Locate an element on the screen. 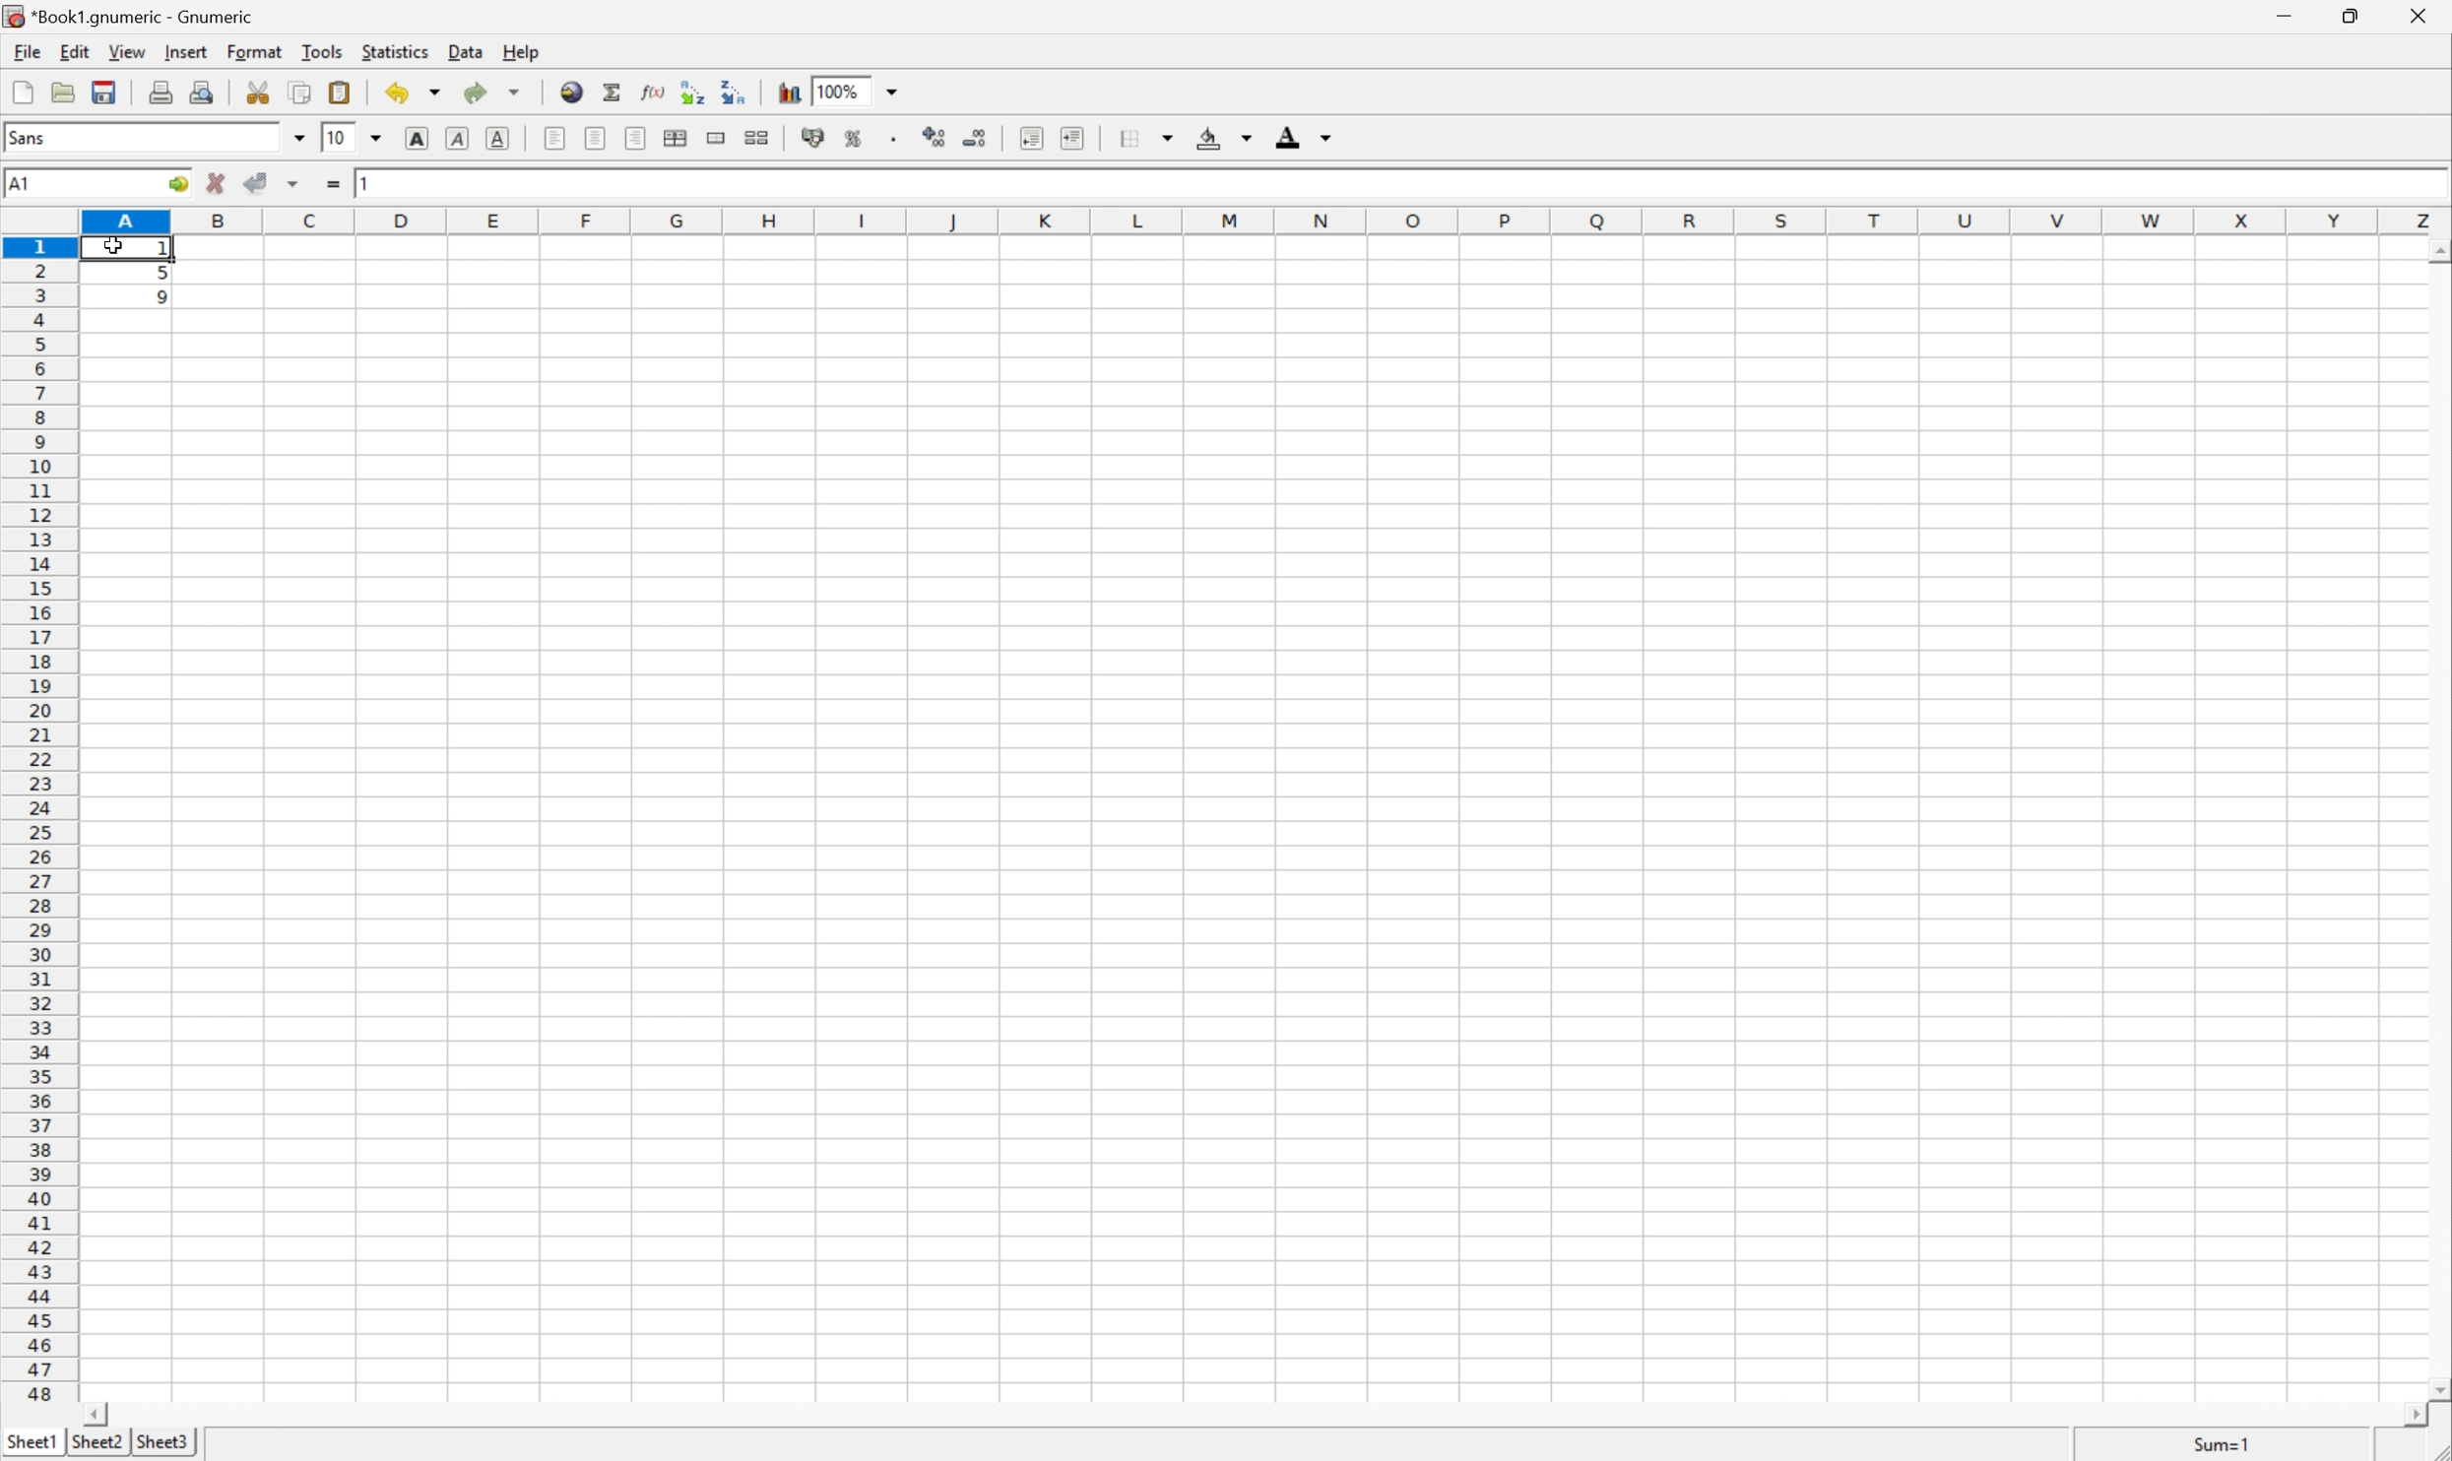 The width and height of the screenshot is (2452, 1461). help is located at coordinates (523, 51).